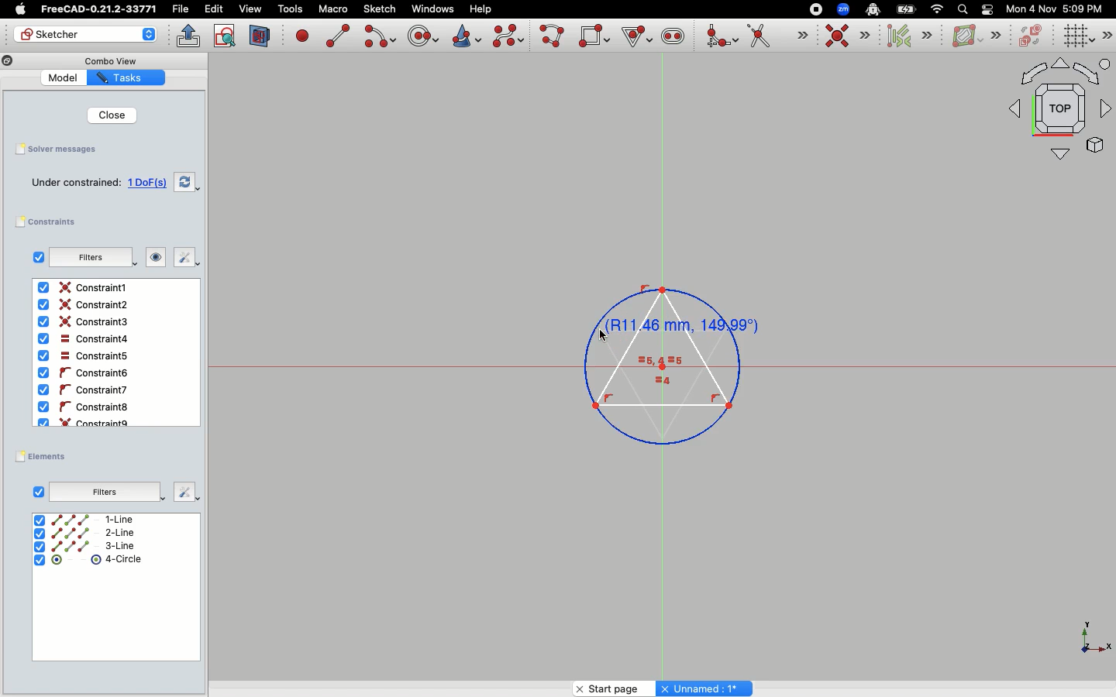 The width and height of the screenshot is (1116, 697). I want to click on Create b-spline, so click(508, 36).